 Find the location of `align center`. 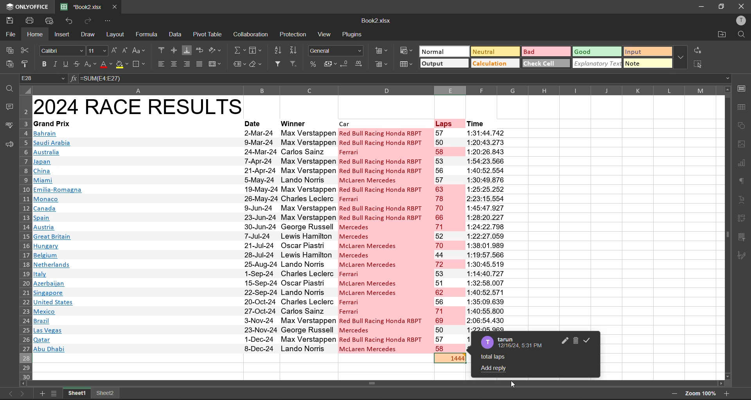

align center is located at coordinates (176, 63).